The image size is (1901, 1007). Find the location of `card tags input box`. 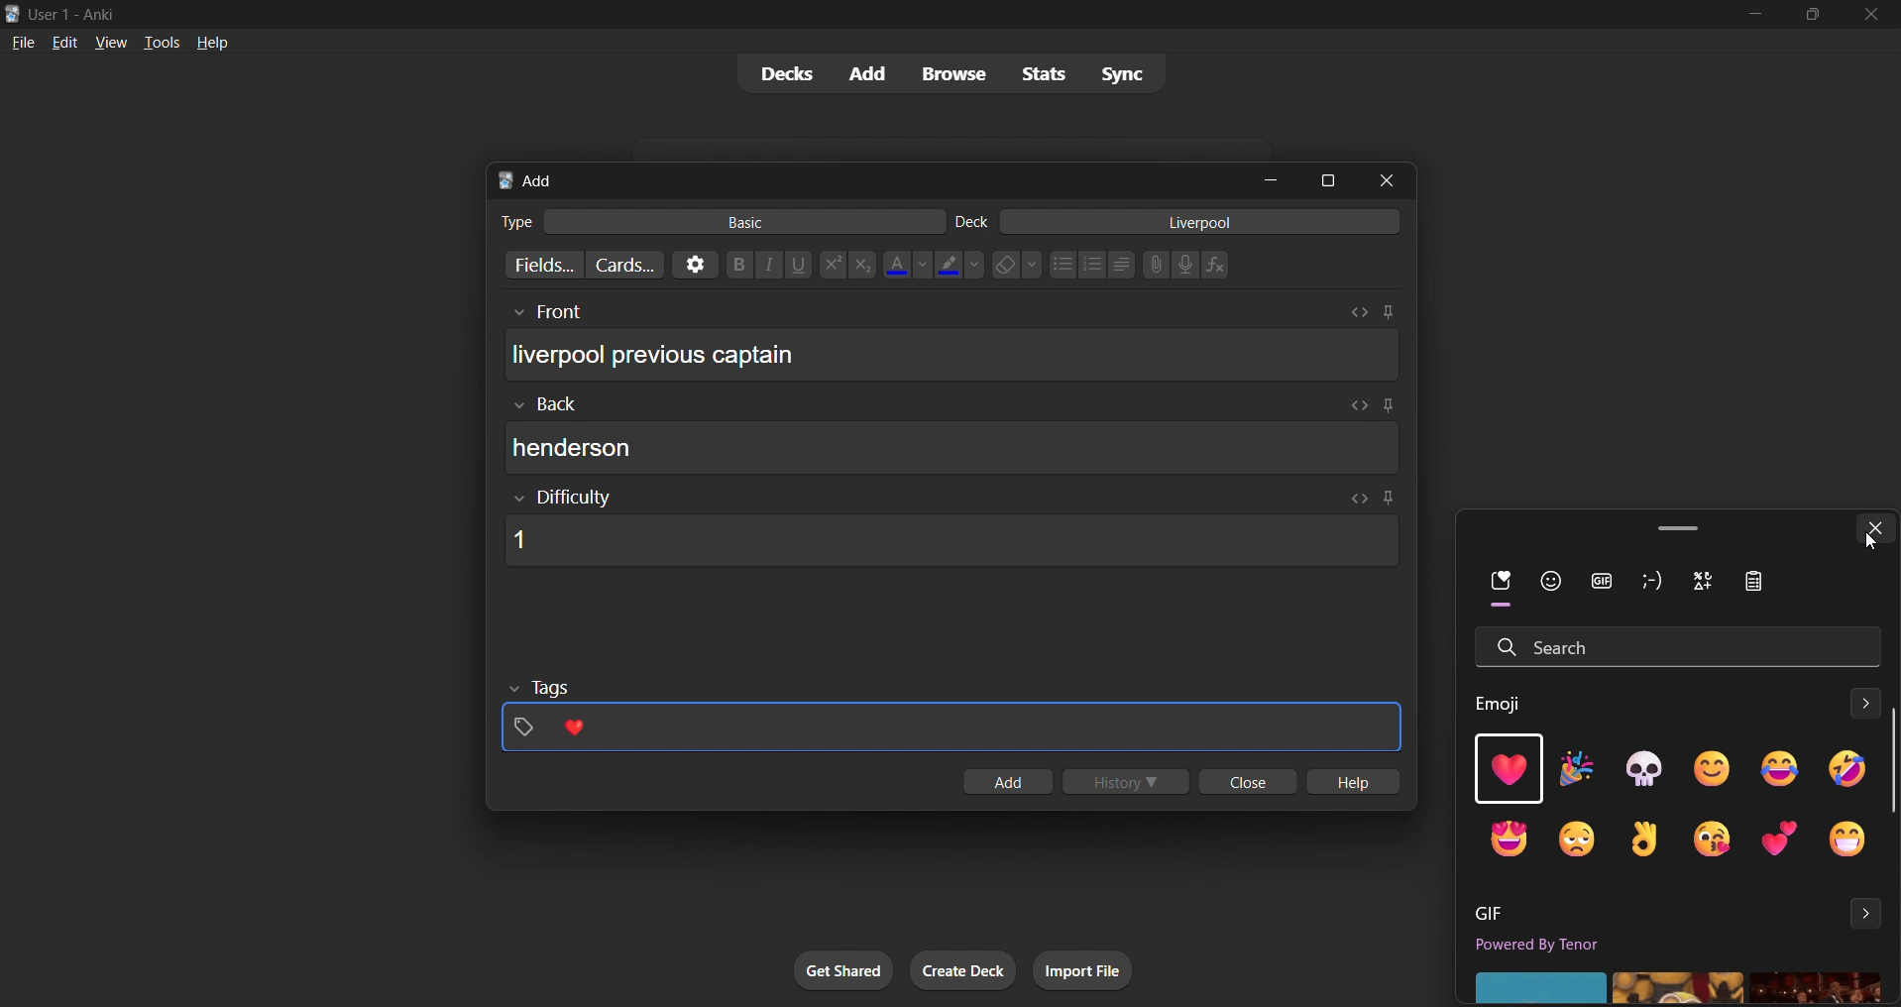

card tags input box is located at coordinates (952, 718).